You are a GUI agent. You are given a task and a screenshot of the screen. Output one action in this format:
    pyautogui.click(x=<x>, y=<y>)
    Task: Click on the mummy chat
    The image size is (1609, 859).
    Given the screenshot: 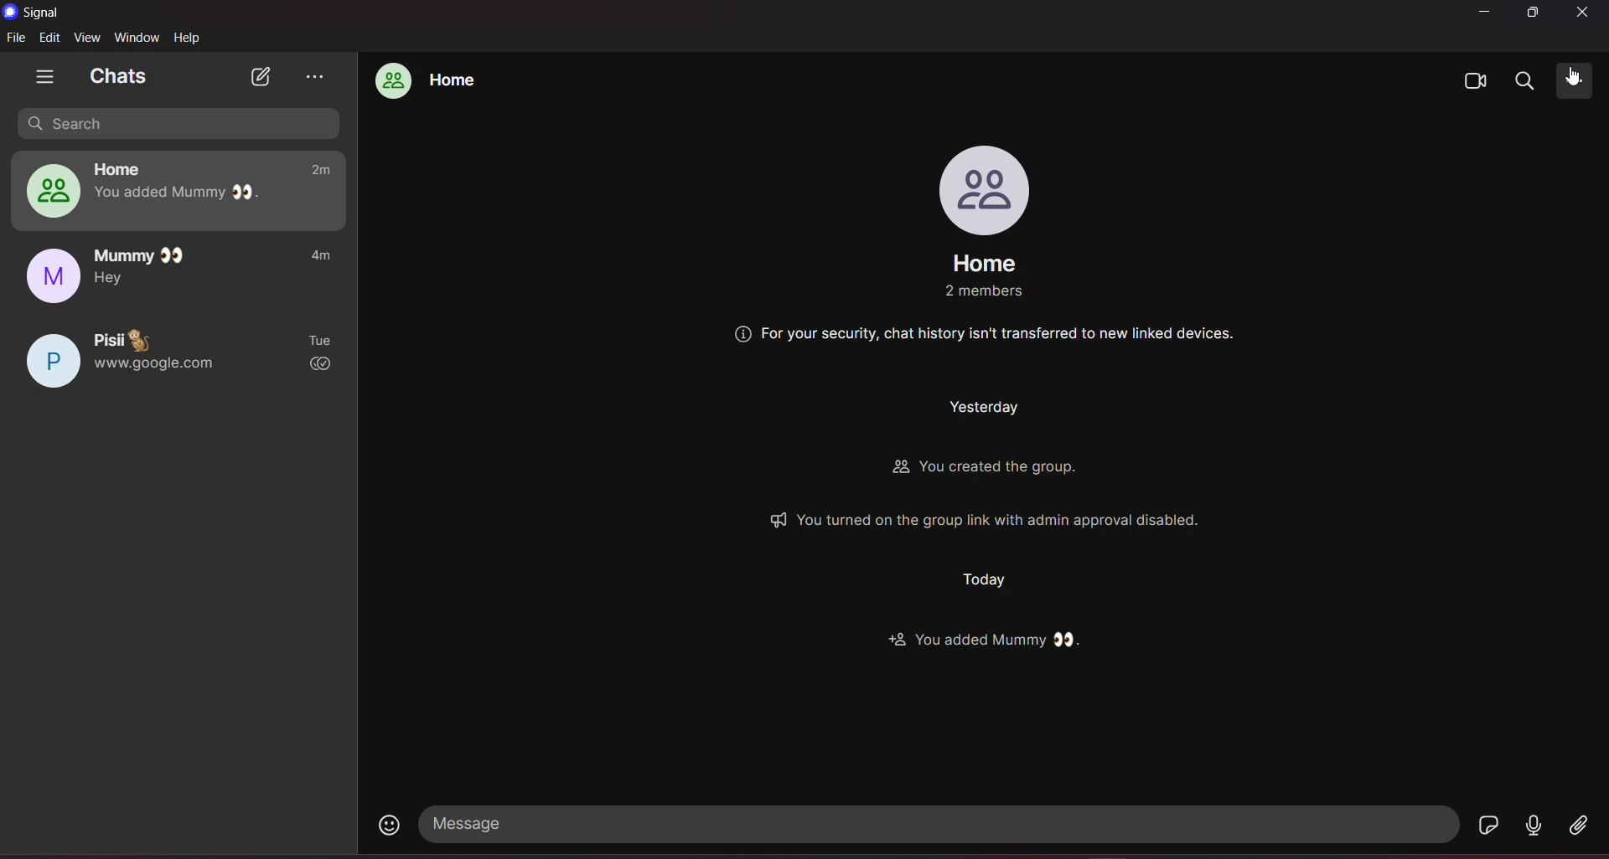 What is the action you would take?
    pyautogui.click(x=181, y=270)
    